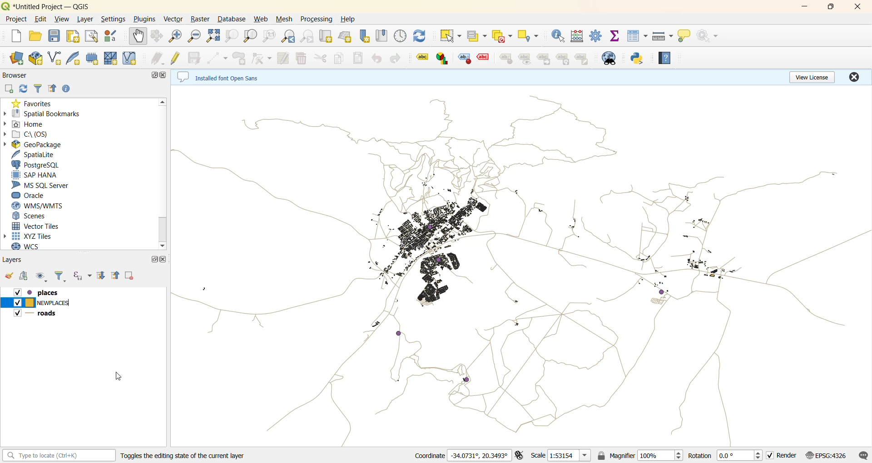 The height and width of the screenshot is (463, 872). Describe the element at coordinates (239, 58) in the screenshot. I see `add polygon` at that location.